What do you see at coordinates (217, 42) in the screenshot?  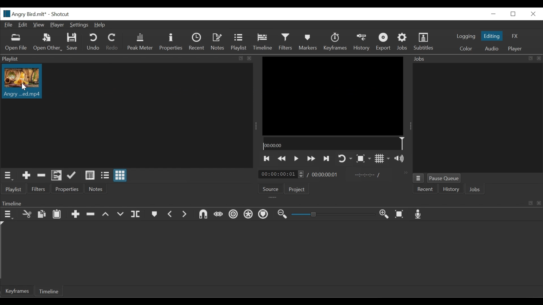 I see `Notes` at bounding box center [217, 42].